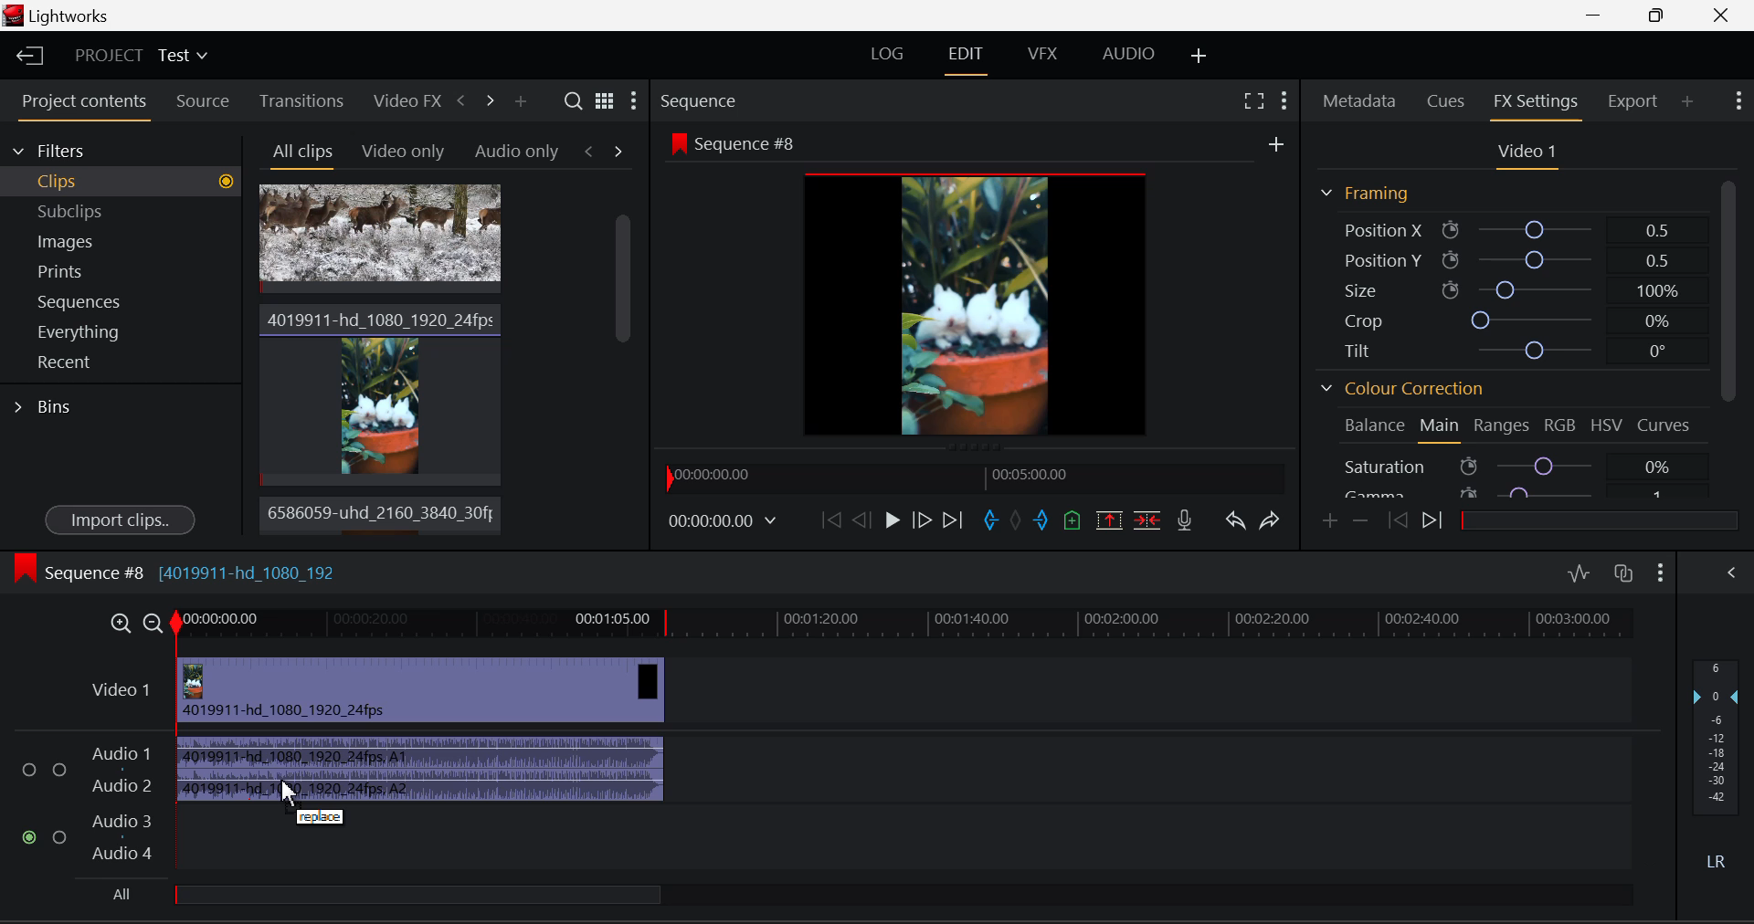 This screenshot has width=1754, height=924. I want to click on Lightworks, so click(62, 16).